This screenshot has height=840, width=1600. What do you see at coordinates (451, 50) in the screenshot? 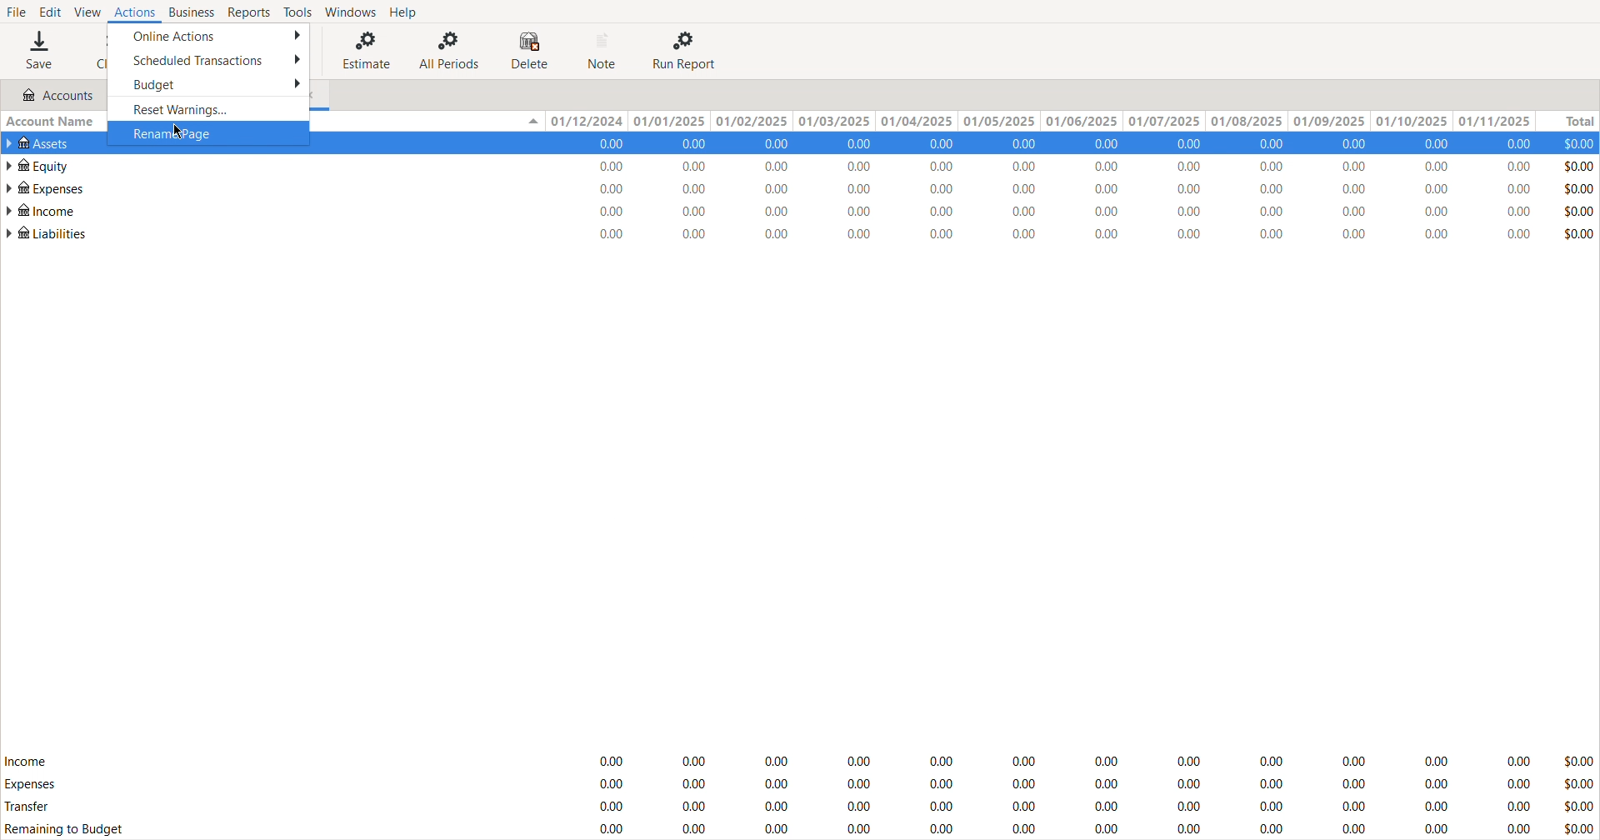
I see `All Periods` at bounding box center [451, 50].